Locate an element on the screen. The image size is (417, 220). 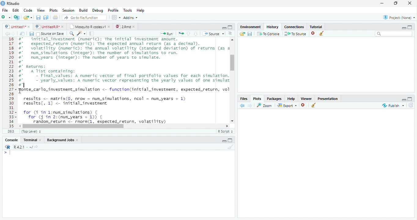
Source on save is located at coordinates (51, 34).